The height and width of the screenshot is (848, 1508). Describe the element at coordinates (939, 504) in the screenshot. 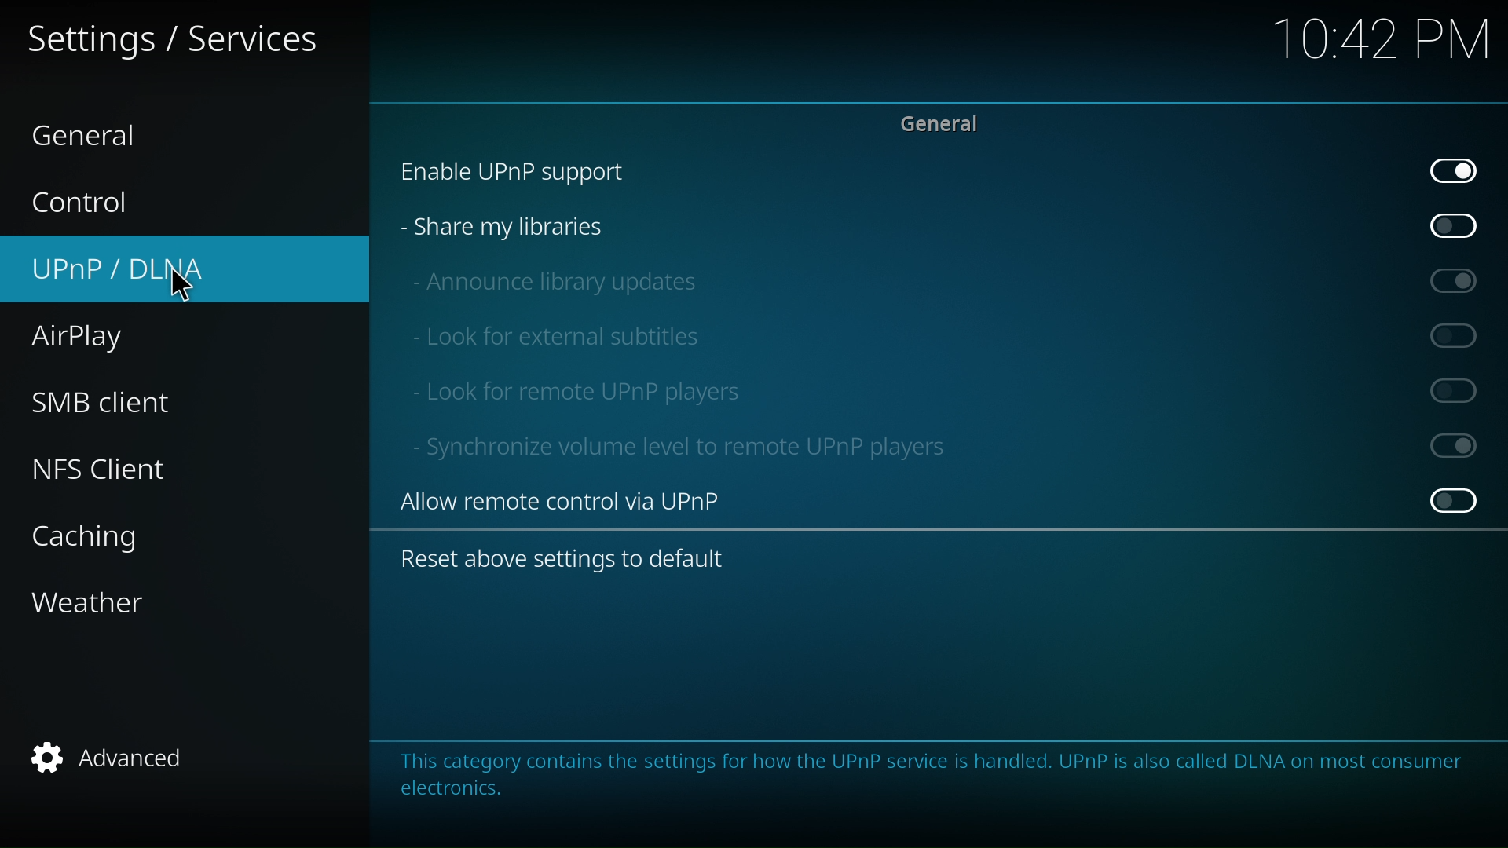

I see `Allow remote control via UPnP` at that location.